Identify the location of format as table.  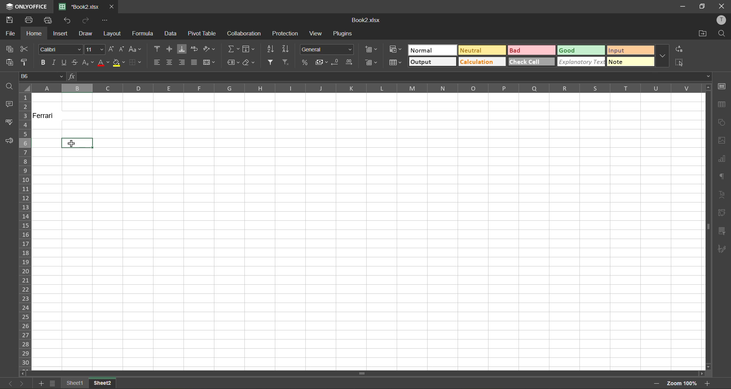
(395, 63).